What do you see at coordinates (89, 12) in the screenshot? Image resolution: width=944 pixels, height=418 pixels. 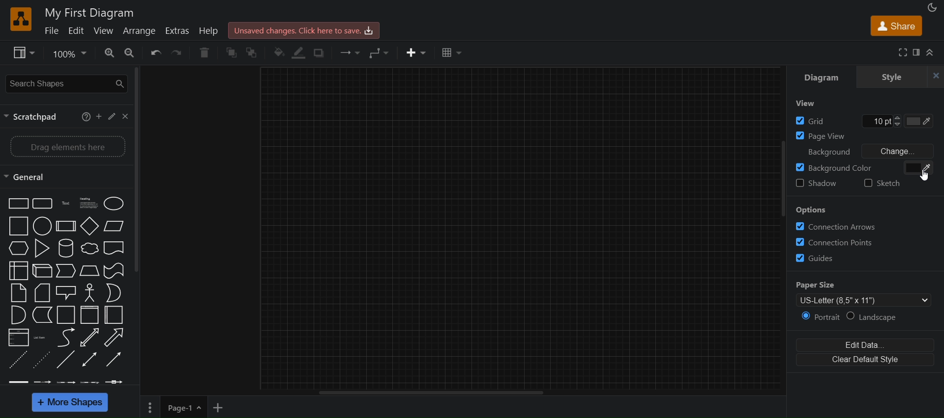 I see `title` at bounding box center [89, 12].